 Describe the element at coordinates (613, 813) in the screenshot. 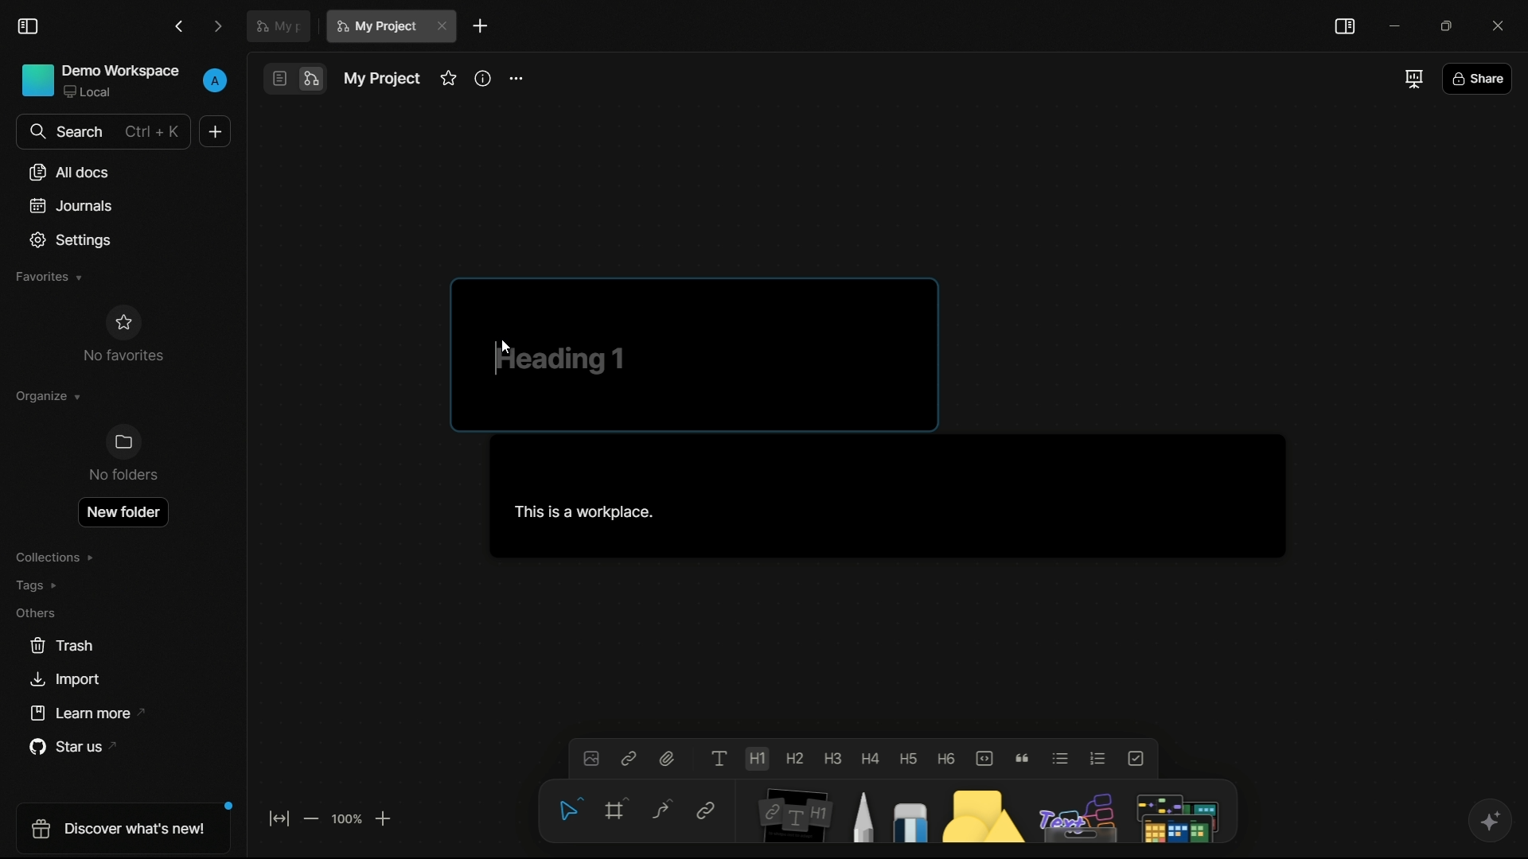

I see `frame` at that location.